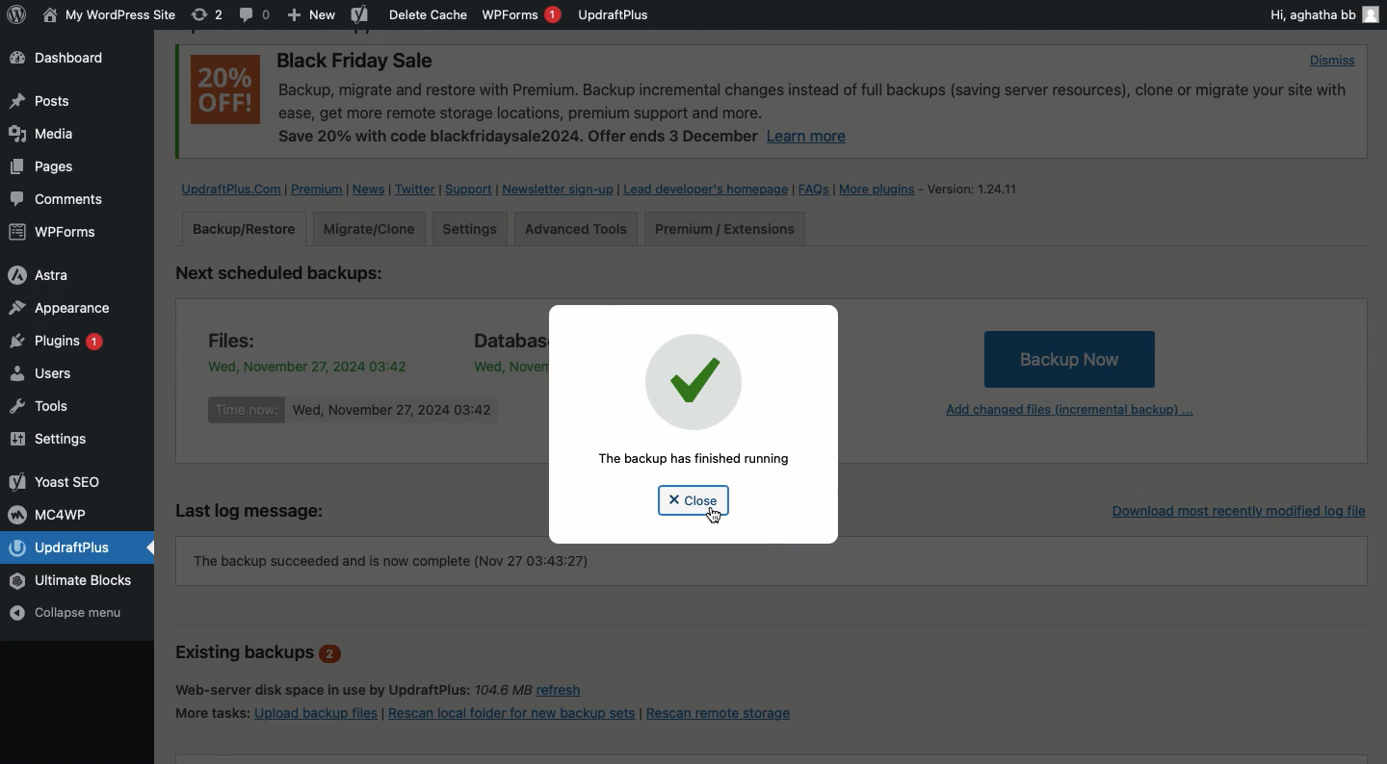  Describe the element at coordinates (1322, 13) in the screenshot. I see `Hi, aghatha bb` at that location.